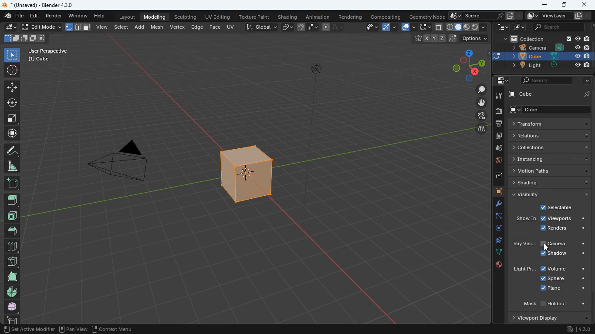  Describe the element at coordinates (407, 27) in the screenshot. I see `overlap` at that location.